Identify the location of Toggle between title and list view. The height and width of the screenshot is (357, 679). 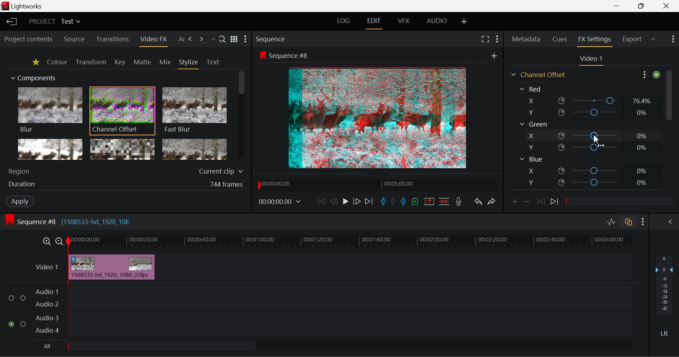
(234, 38).